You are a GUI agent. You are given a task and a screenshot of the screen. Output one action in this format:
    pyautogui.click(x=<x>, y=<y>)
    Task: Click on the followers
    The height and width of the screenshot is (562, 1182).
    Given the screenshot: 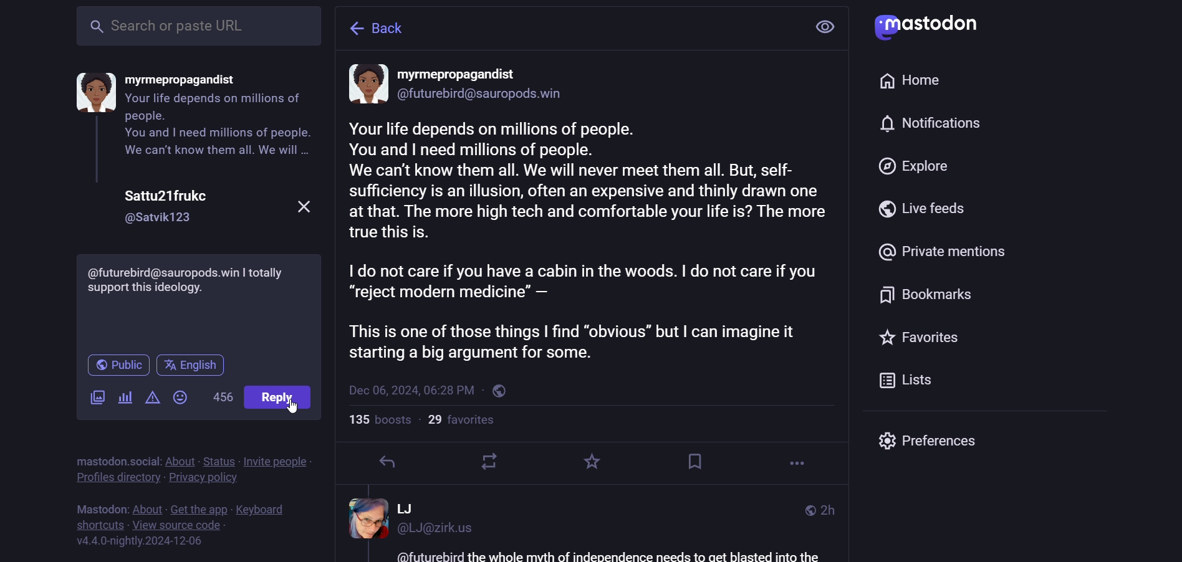 What is the action you would take?
    pyautogui.click(x=464, y=422)
    